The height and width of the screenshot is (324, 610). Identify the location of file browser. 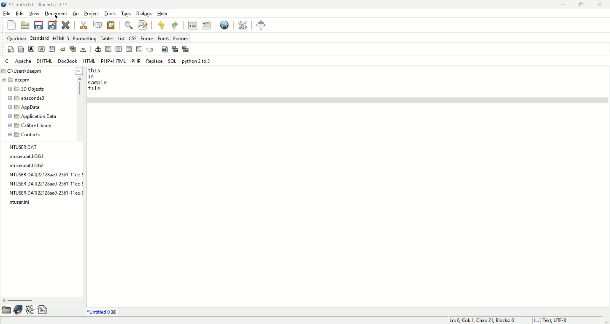
(5, 311).